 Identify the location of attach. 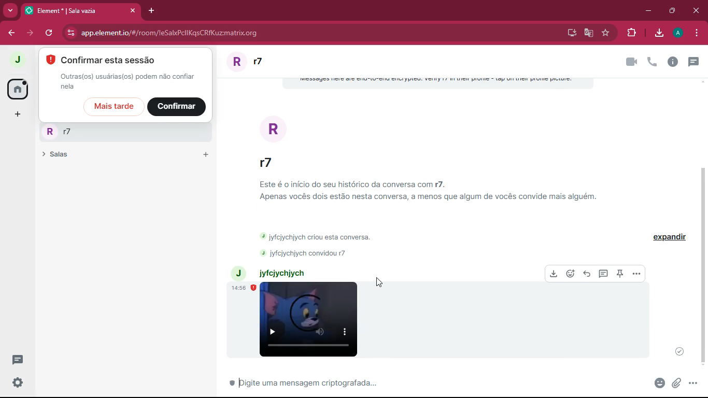
(675, 385).